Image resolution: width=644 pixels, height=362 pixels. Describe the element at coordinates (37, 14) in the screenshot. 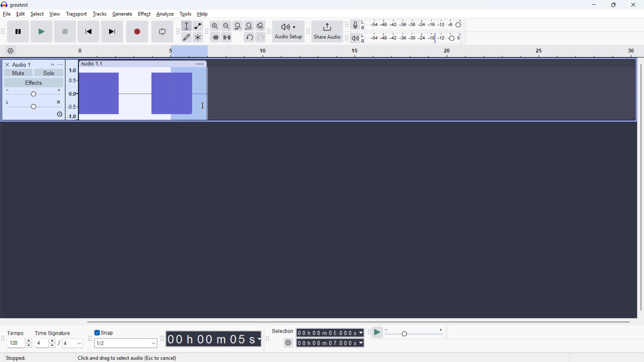

I see `select` at that location.